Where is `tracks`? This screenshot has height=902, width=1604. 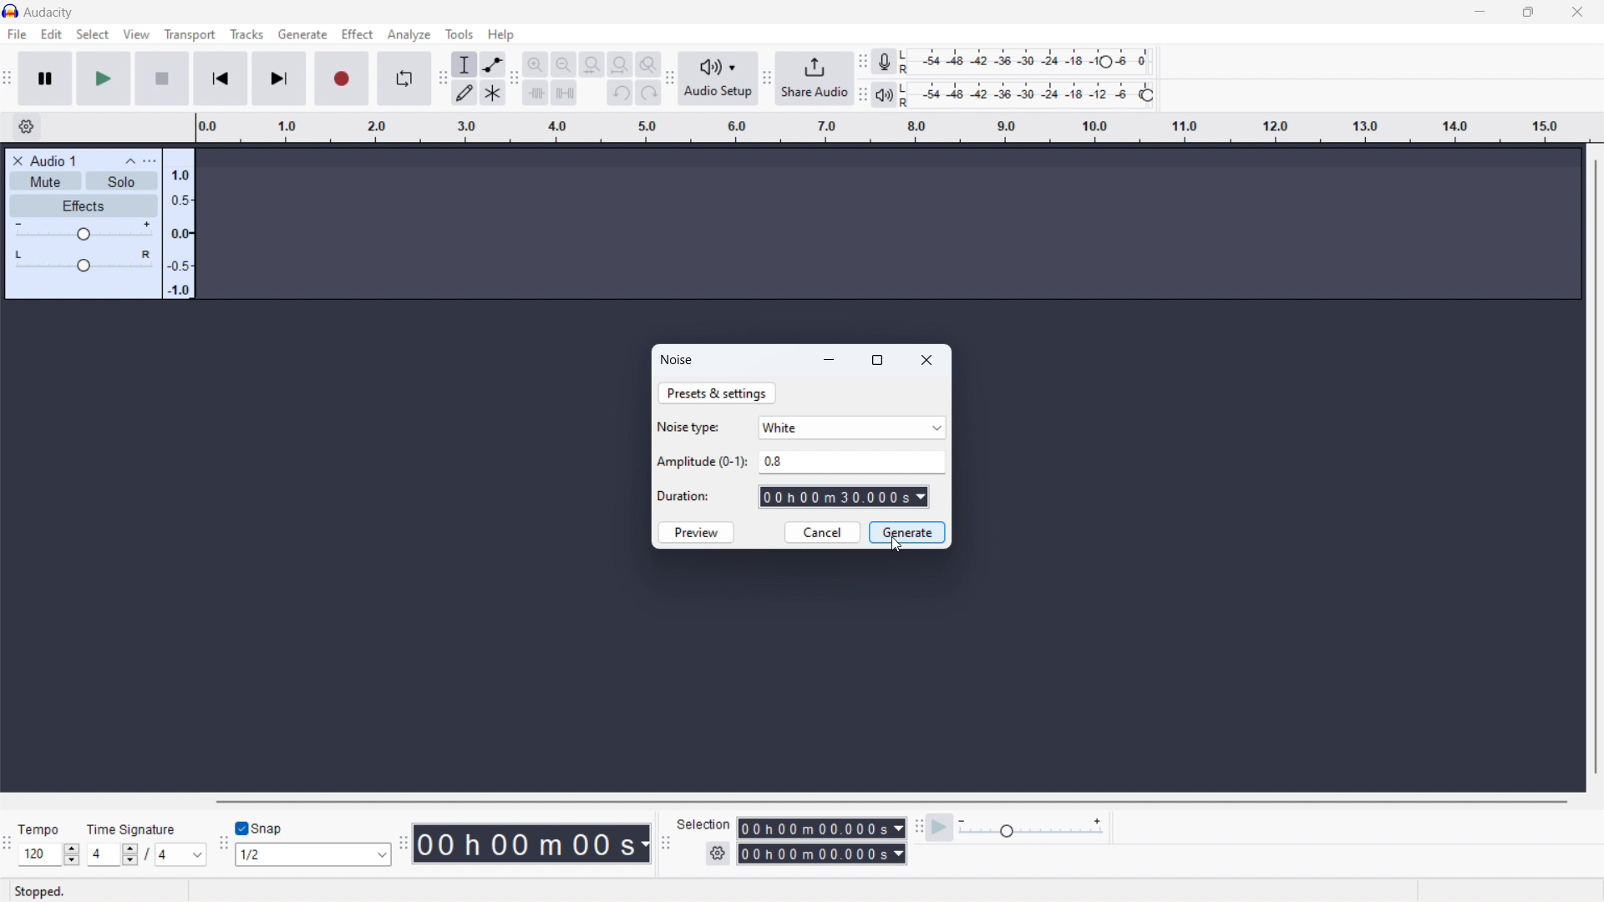 tracks is located at coordinates (246, 34).